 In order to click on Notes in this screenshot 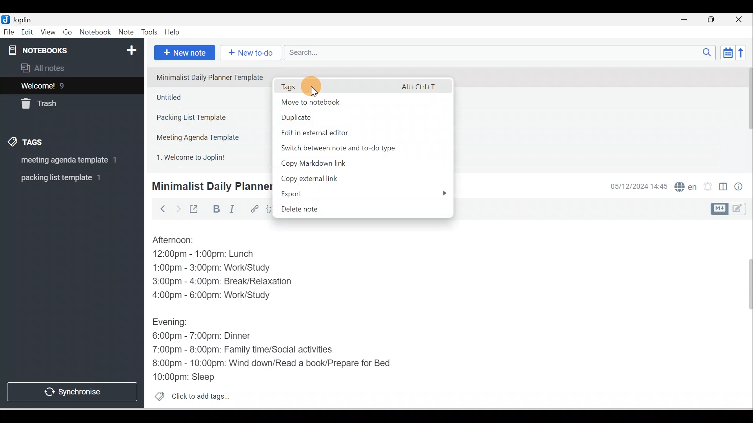, I will do `click(66, 84)`.